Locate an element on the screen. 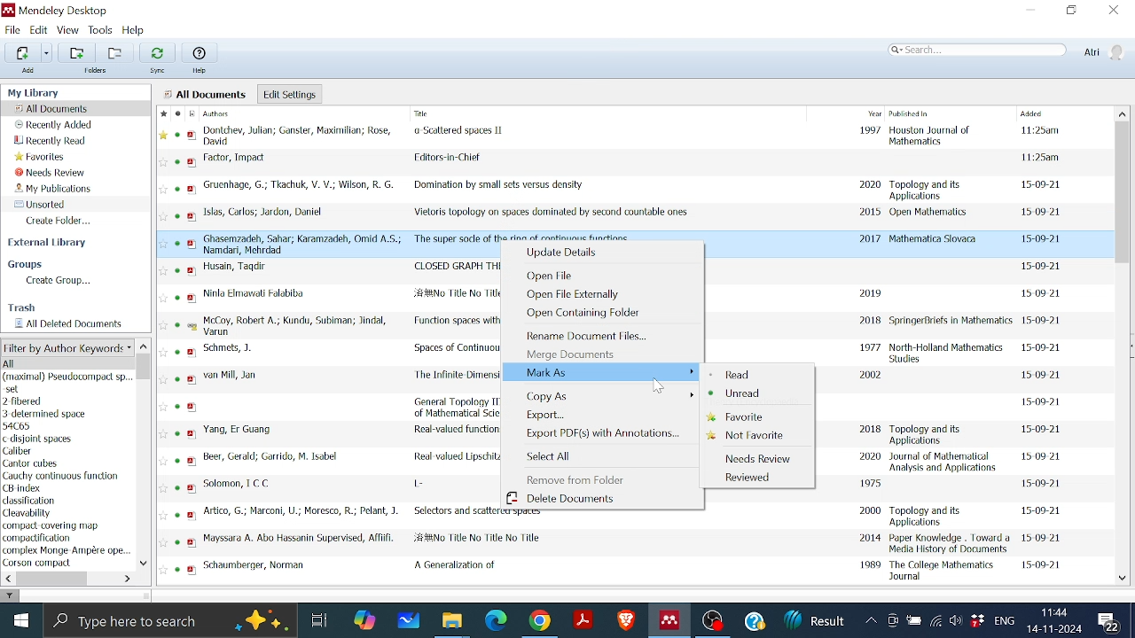  A Generation of is located at coordinates (626, 567).